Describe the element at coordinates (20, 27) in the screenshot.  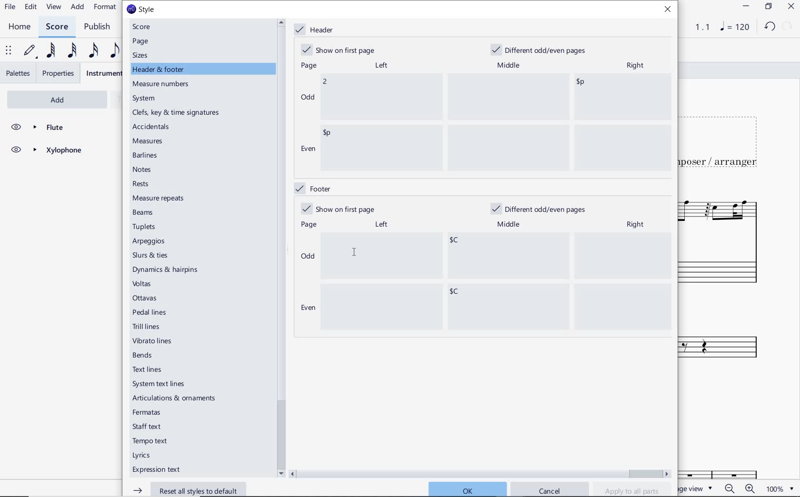
I see `HOME` at that location.